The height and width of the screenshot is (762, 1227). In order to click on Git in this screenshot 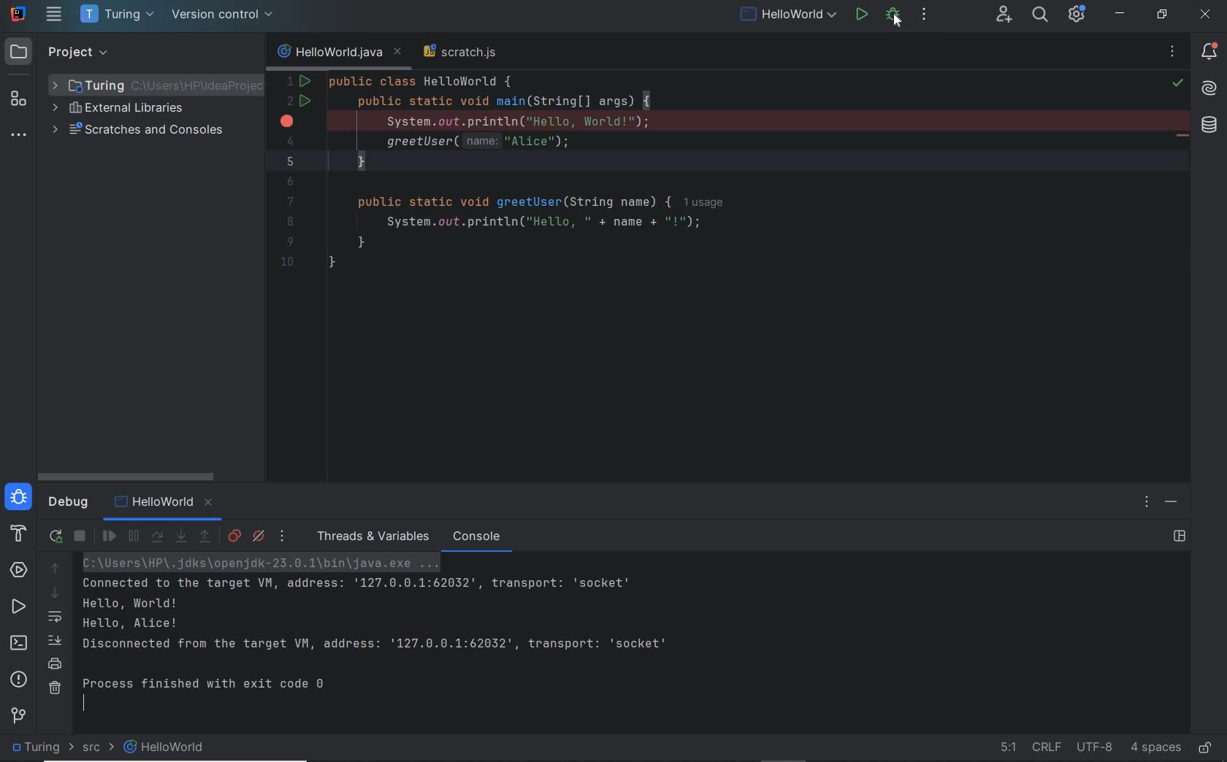, I will do `click(18, 715)`.